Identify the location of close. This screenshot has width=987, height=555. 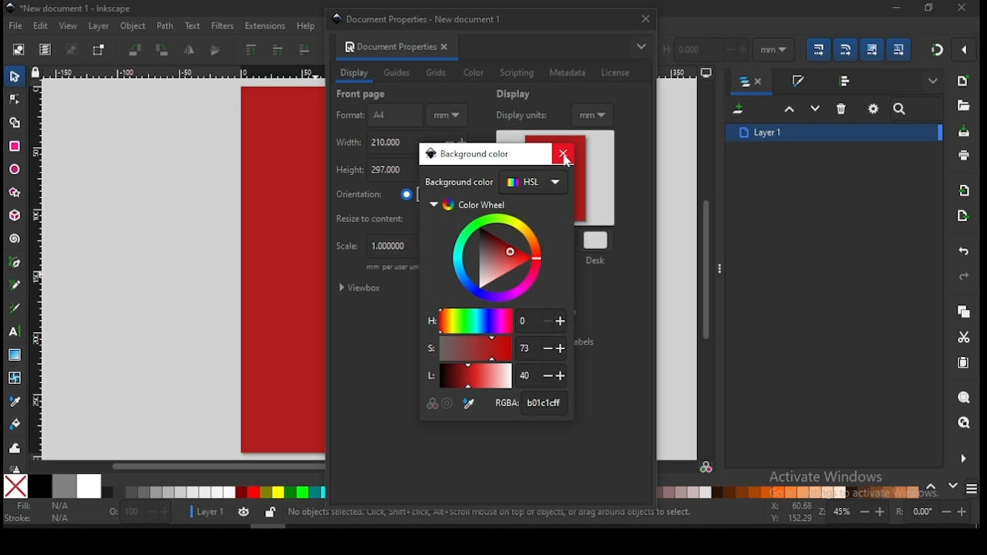
(447, 47).